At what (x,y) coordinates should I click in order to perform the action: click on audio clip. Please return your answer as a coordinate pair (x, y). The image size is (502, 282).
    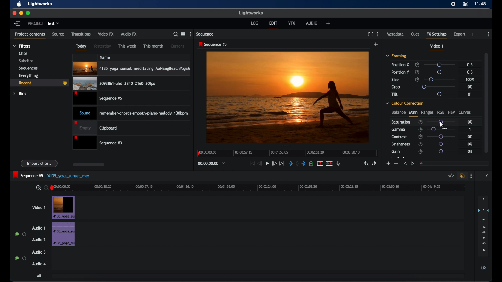
    Looking at the image, I should click on (132, 113).